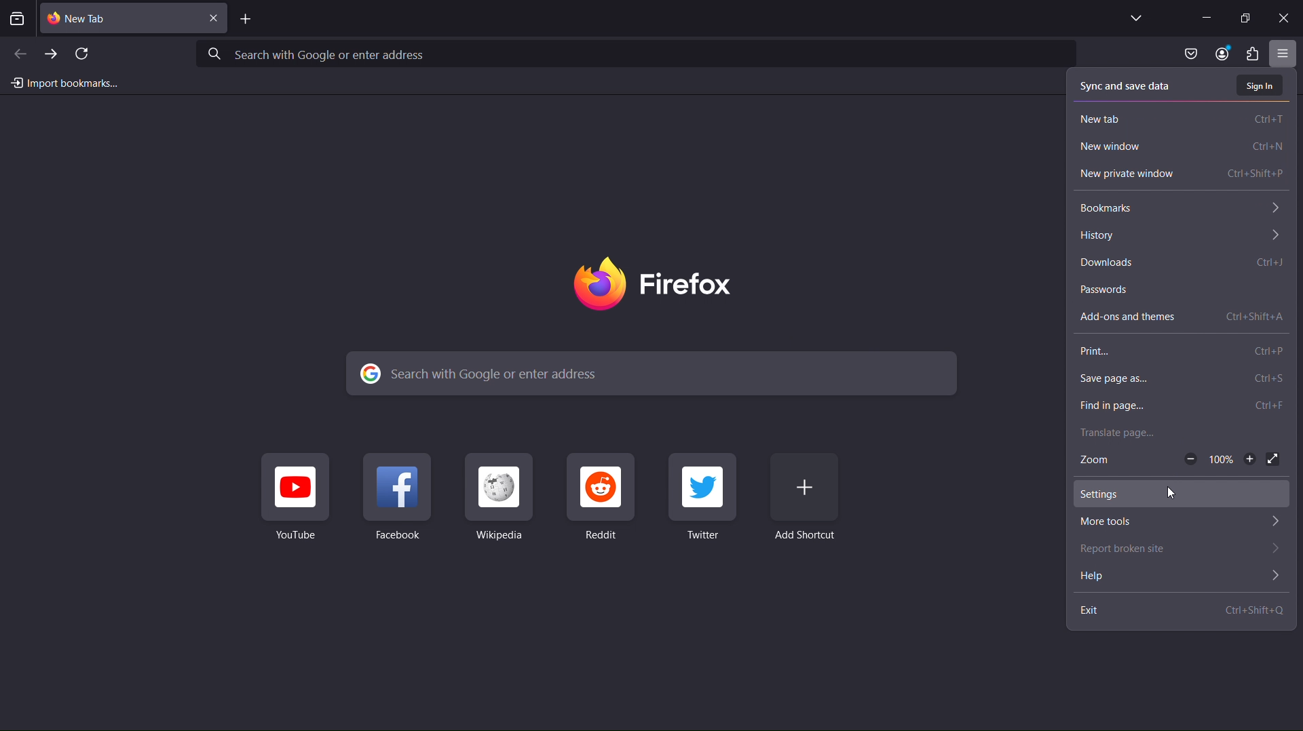 The width and height of the screenshot is (1303, 731). What do you see at coordinates (1225, 54) in the screenshot?
I see `Account` at bounding box center [1225, 54].